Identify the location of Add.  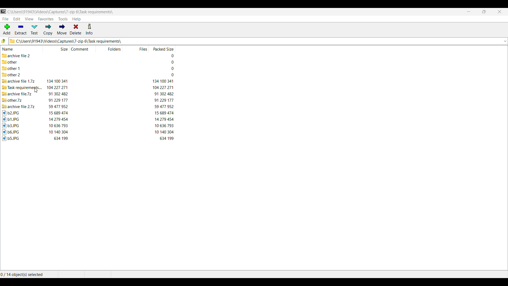
(7, 29).